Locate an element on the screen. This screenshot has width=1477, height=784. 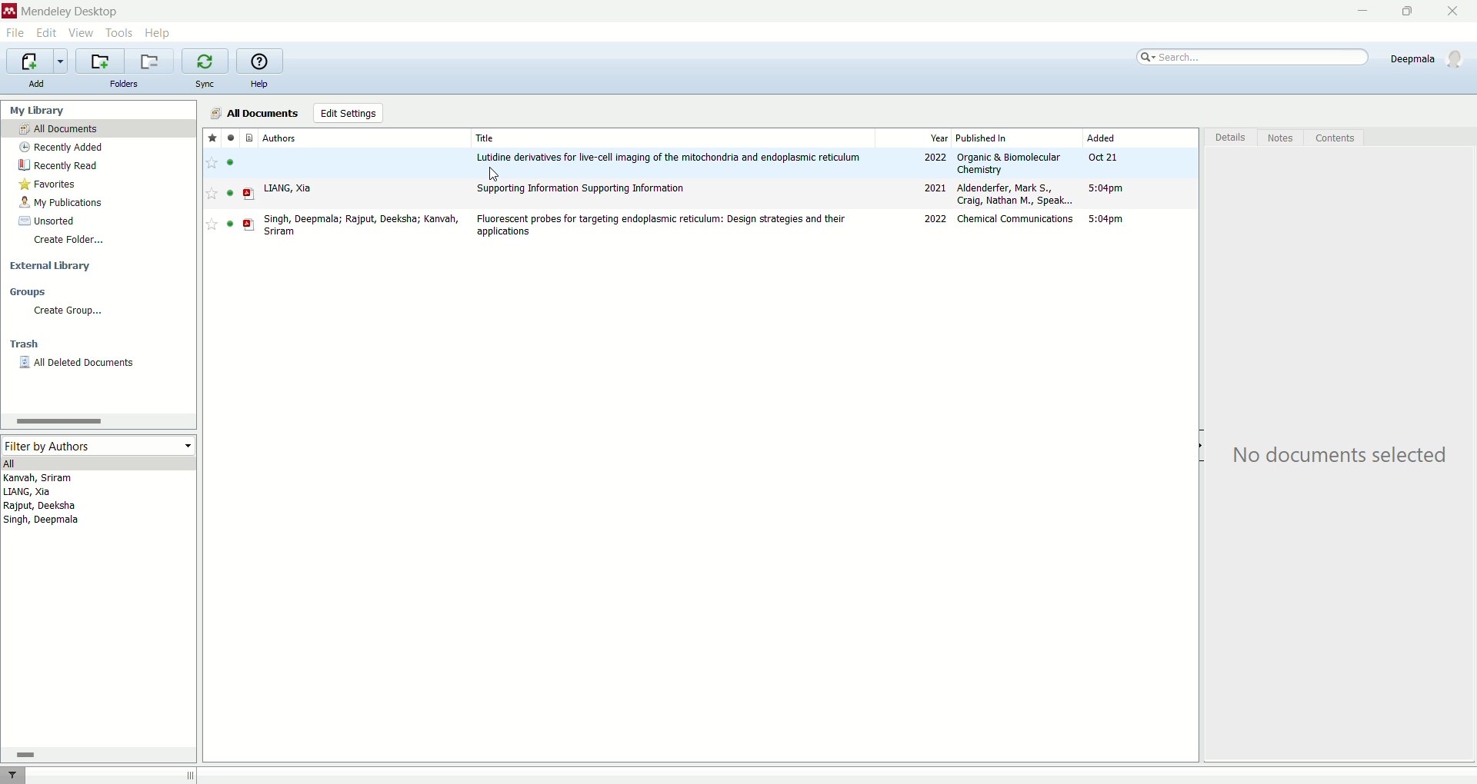
all deleted documents is located at coordinates (75, 362).